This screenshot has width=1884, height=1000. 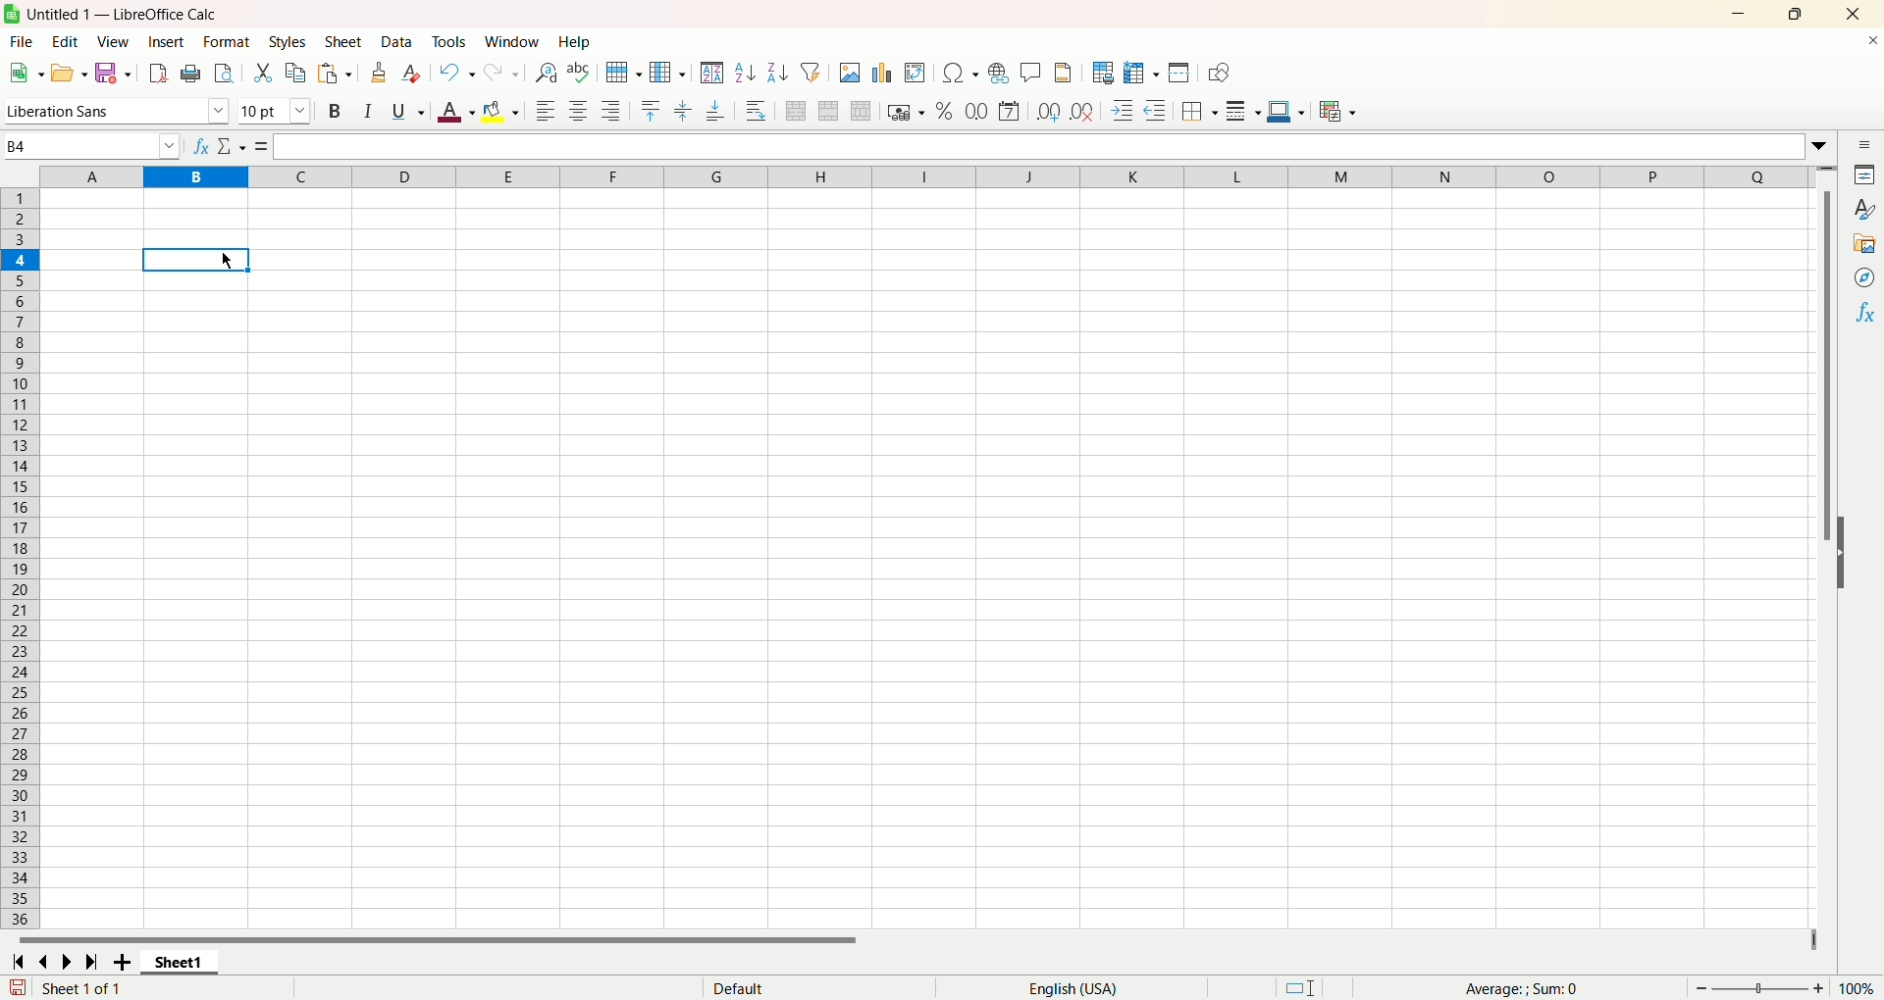 I want to click on edit, so click(x=63, y=42).